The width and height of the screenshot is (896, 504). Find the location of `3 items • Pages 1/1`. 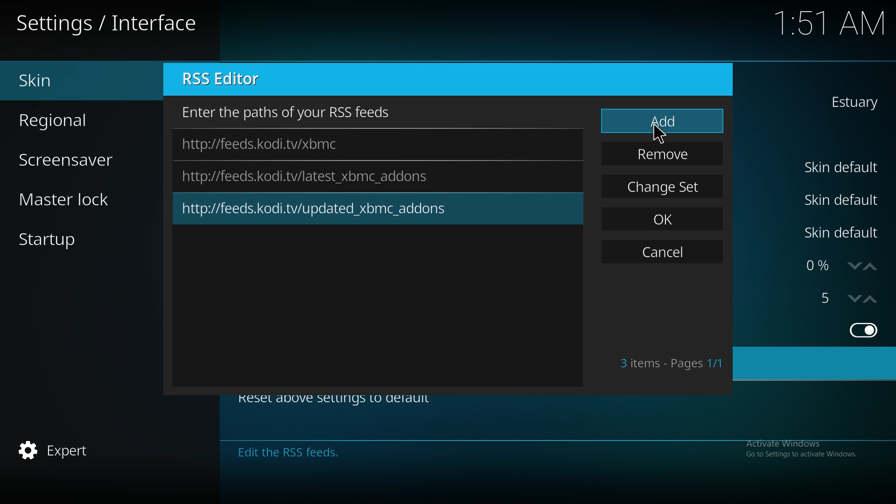

3 items • Pages 1/1 is located at coordinates (671, 364).